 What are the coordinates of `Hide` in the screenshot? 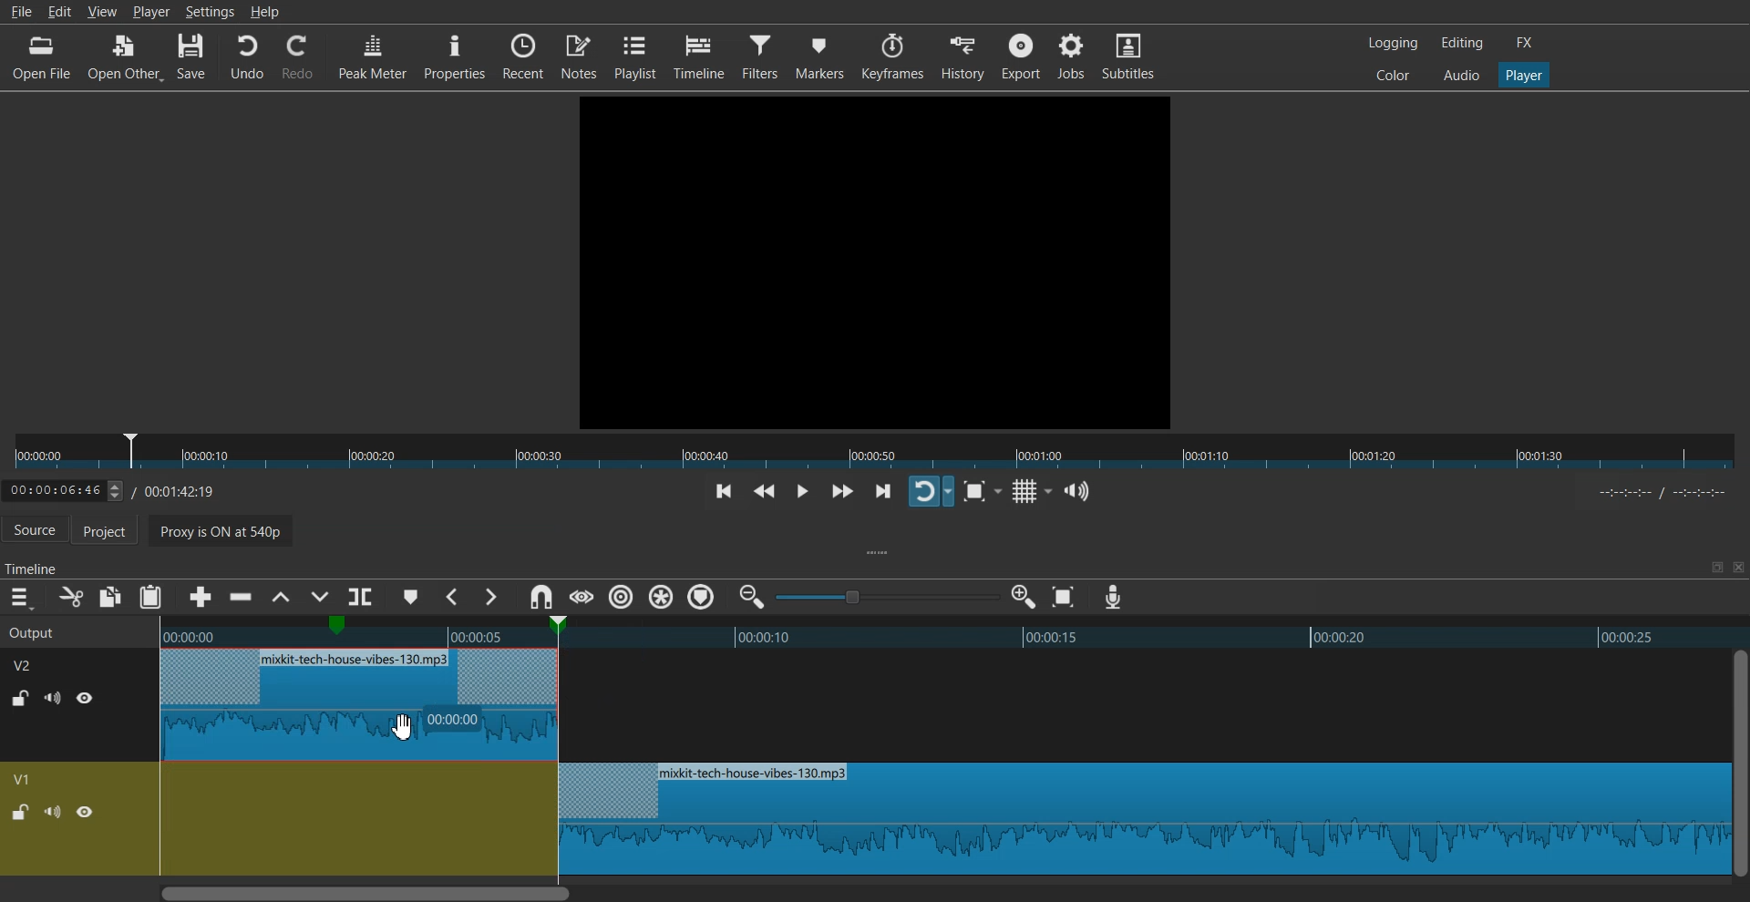 It's located at (85, 812).